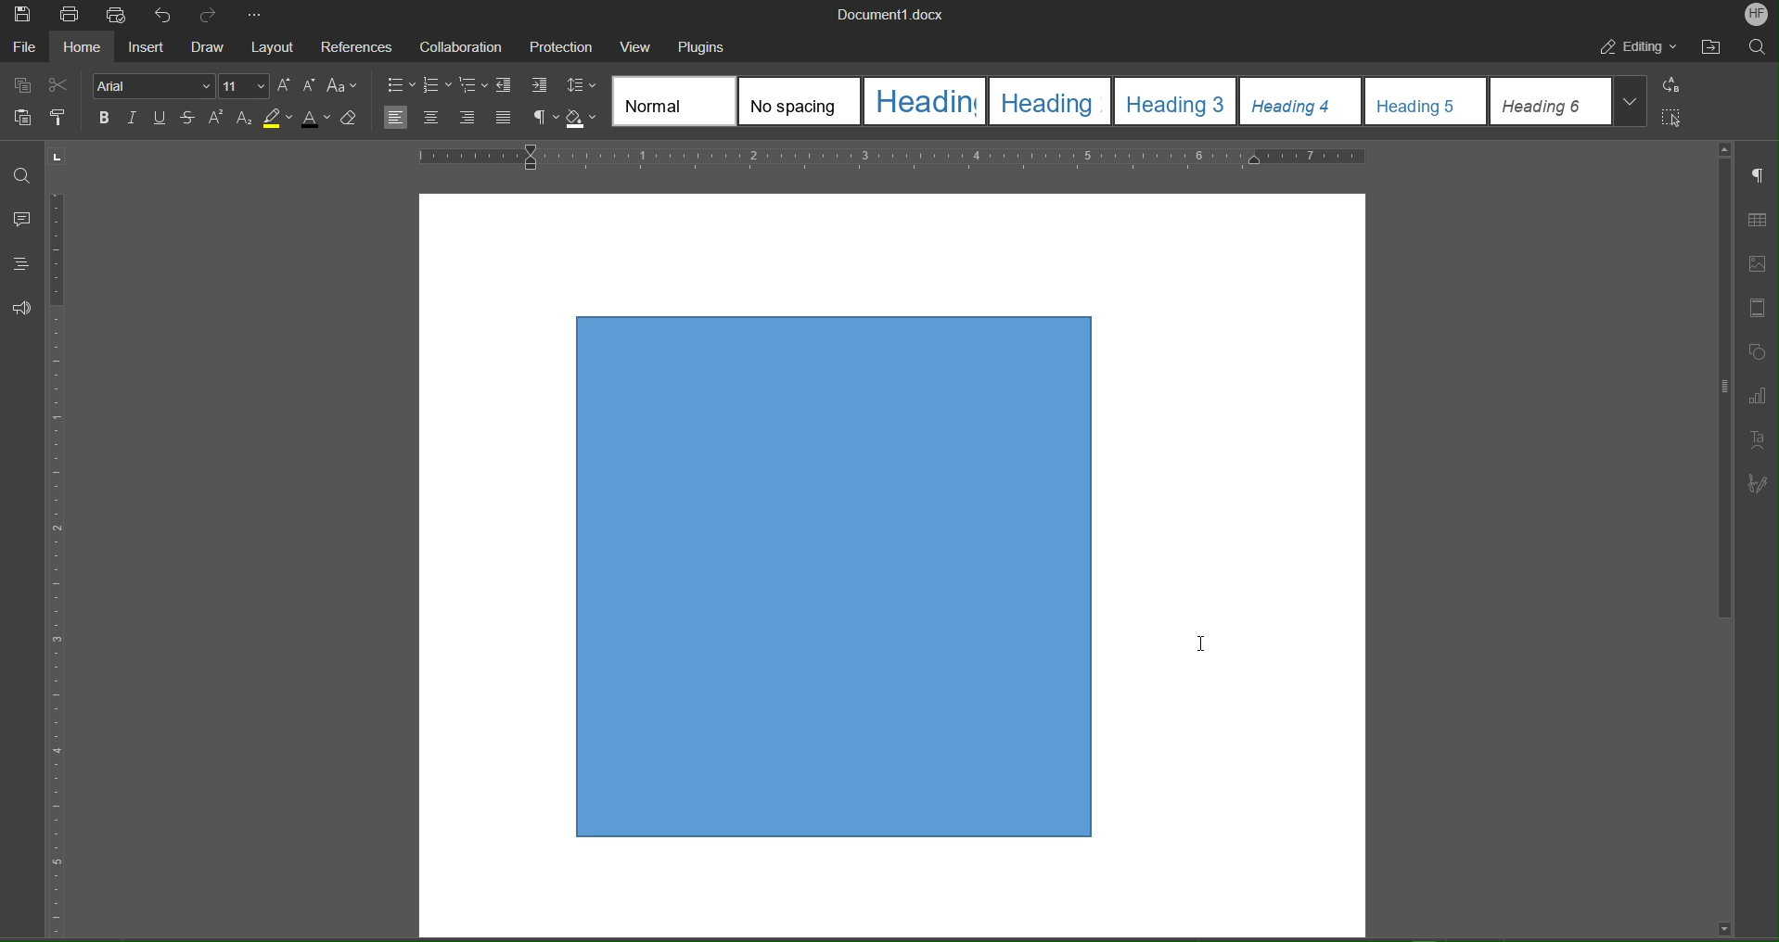 Image resolution: width=1779 pixels, height=942 pixels. What do you see at coordinates (311, 86) in the screenshot?
I see `Decrease size` at bounding box center [311, 86].